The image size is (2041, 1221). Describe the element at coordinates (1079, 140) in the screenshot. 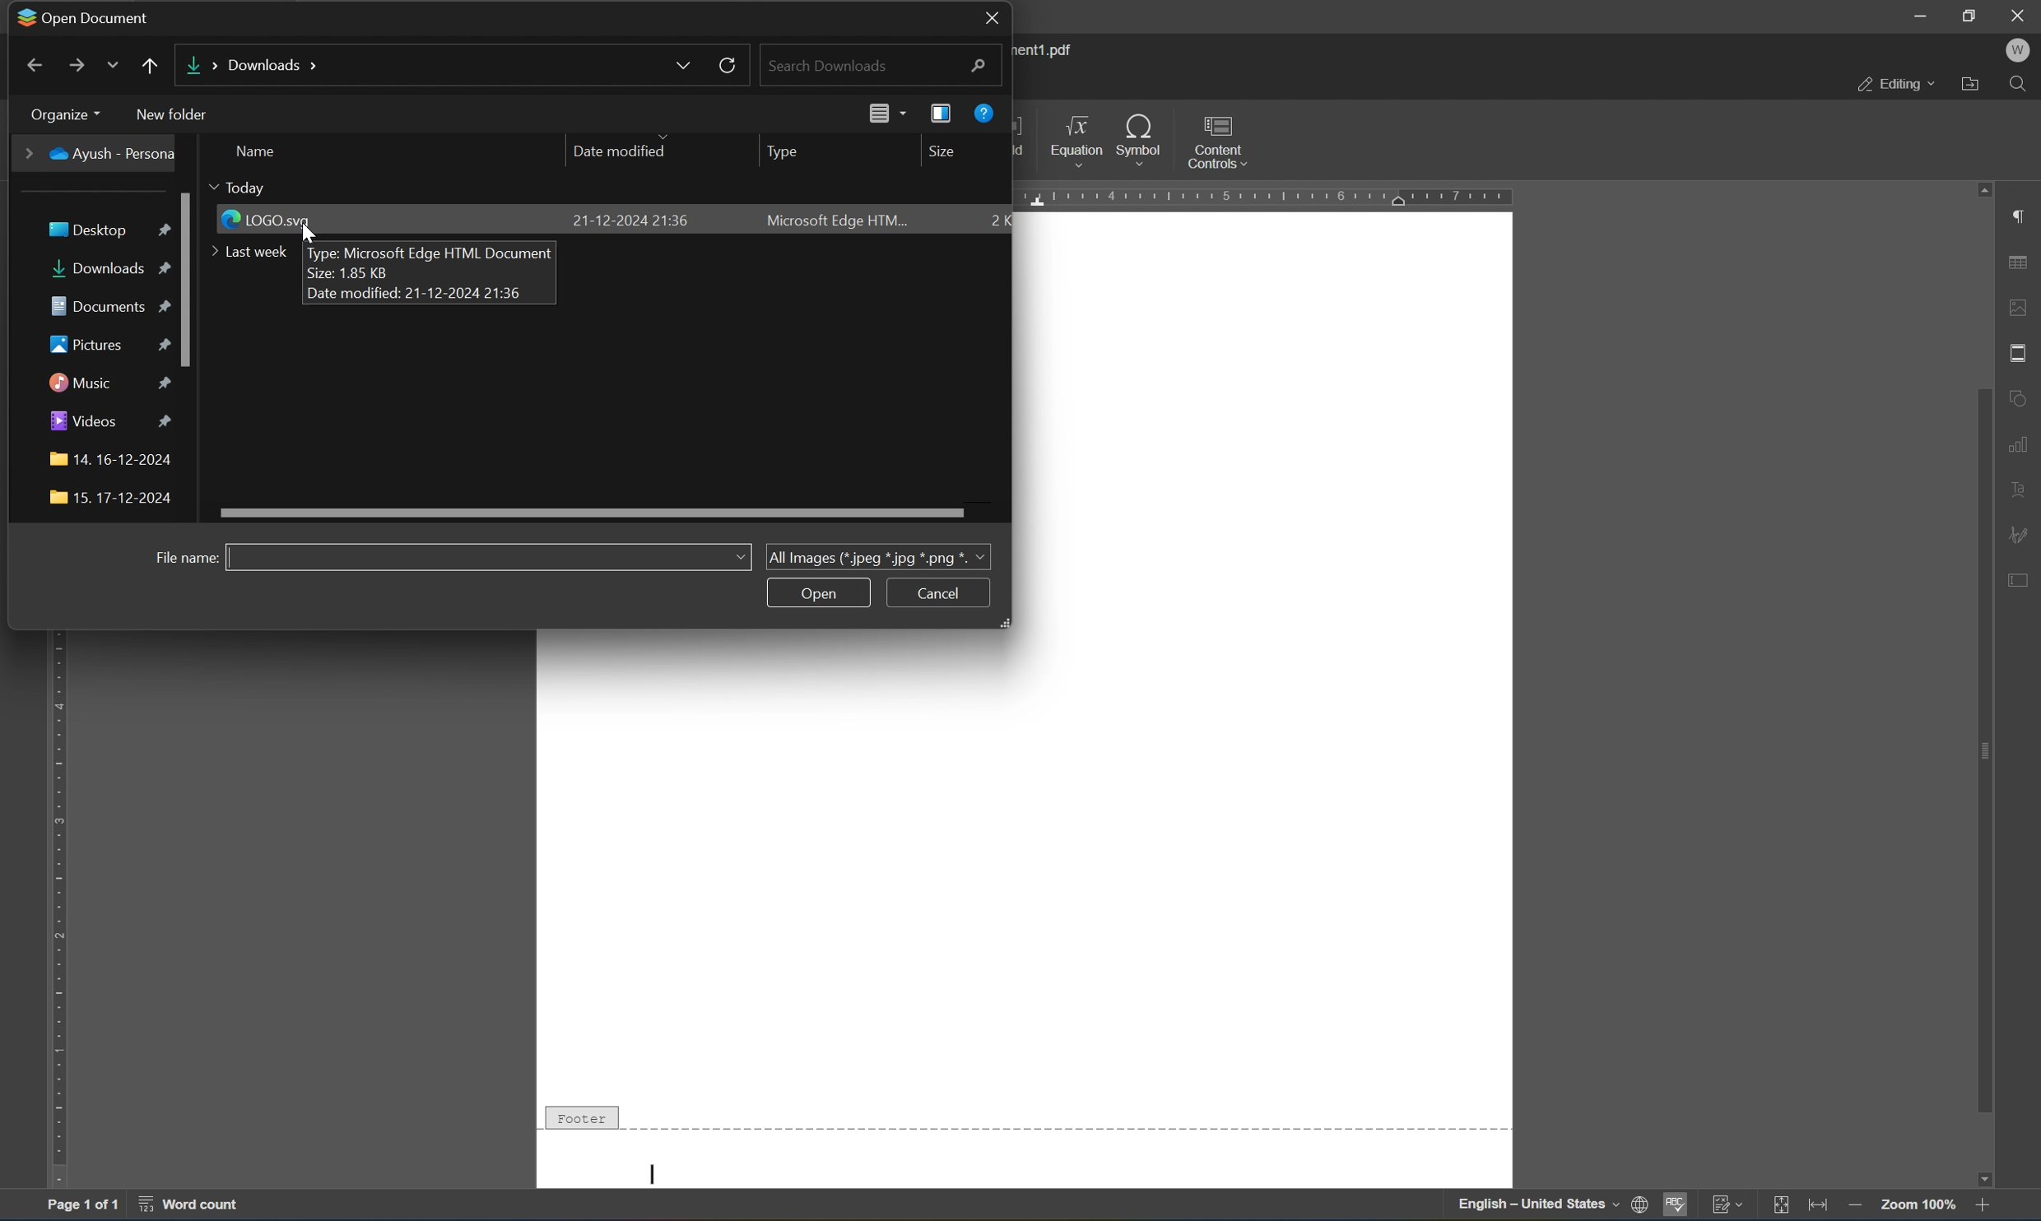

I see `equation` at that location.